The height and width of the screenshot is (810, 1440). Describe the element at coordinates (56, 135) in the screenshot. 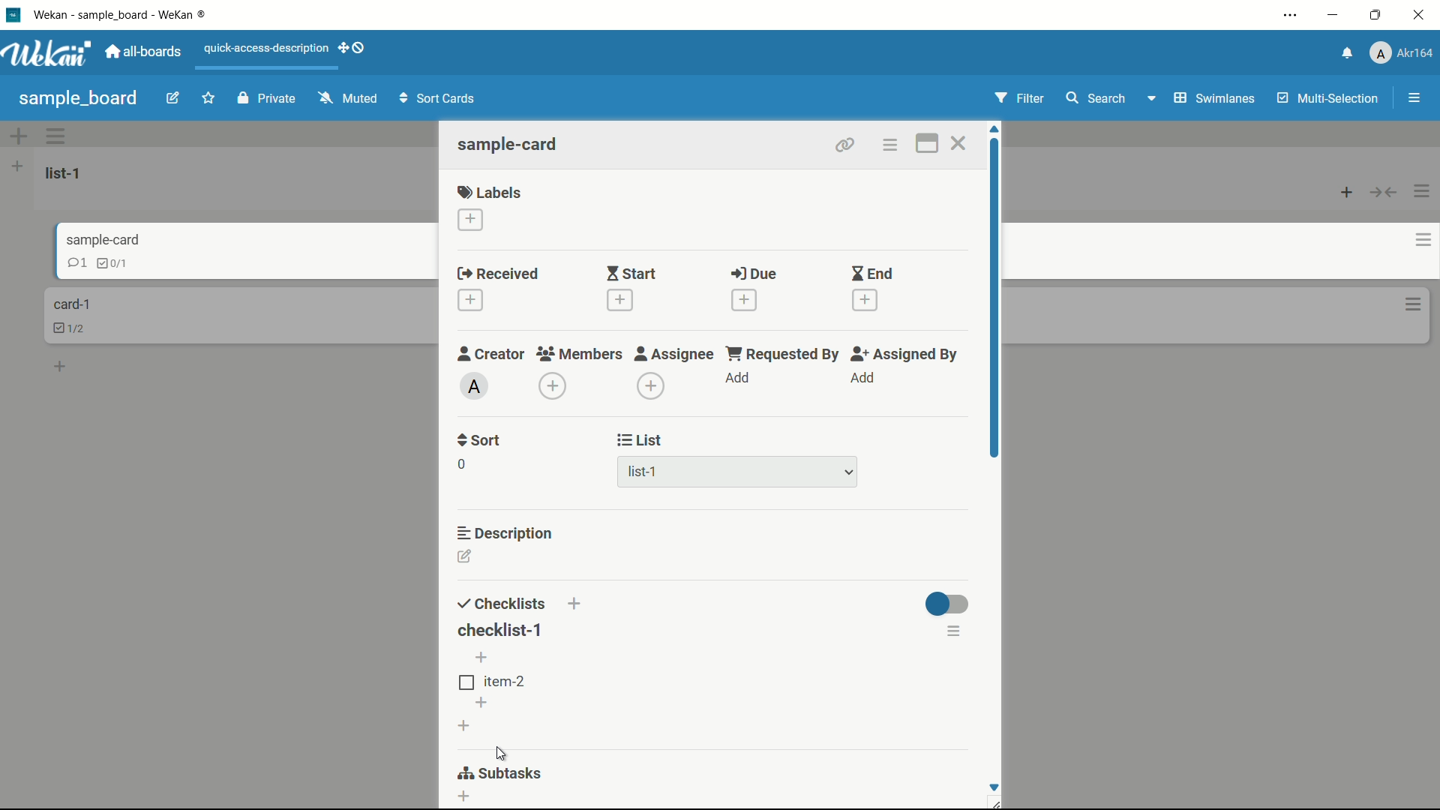

I see `swimlane actions` at that location.